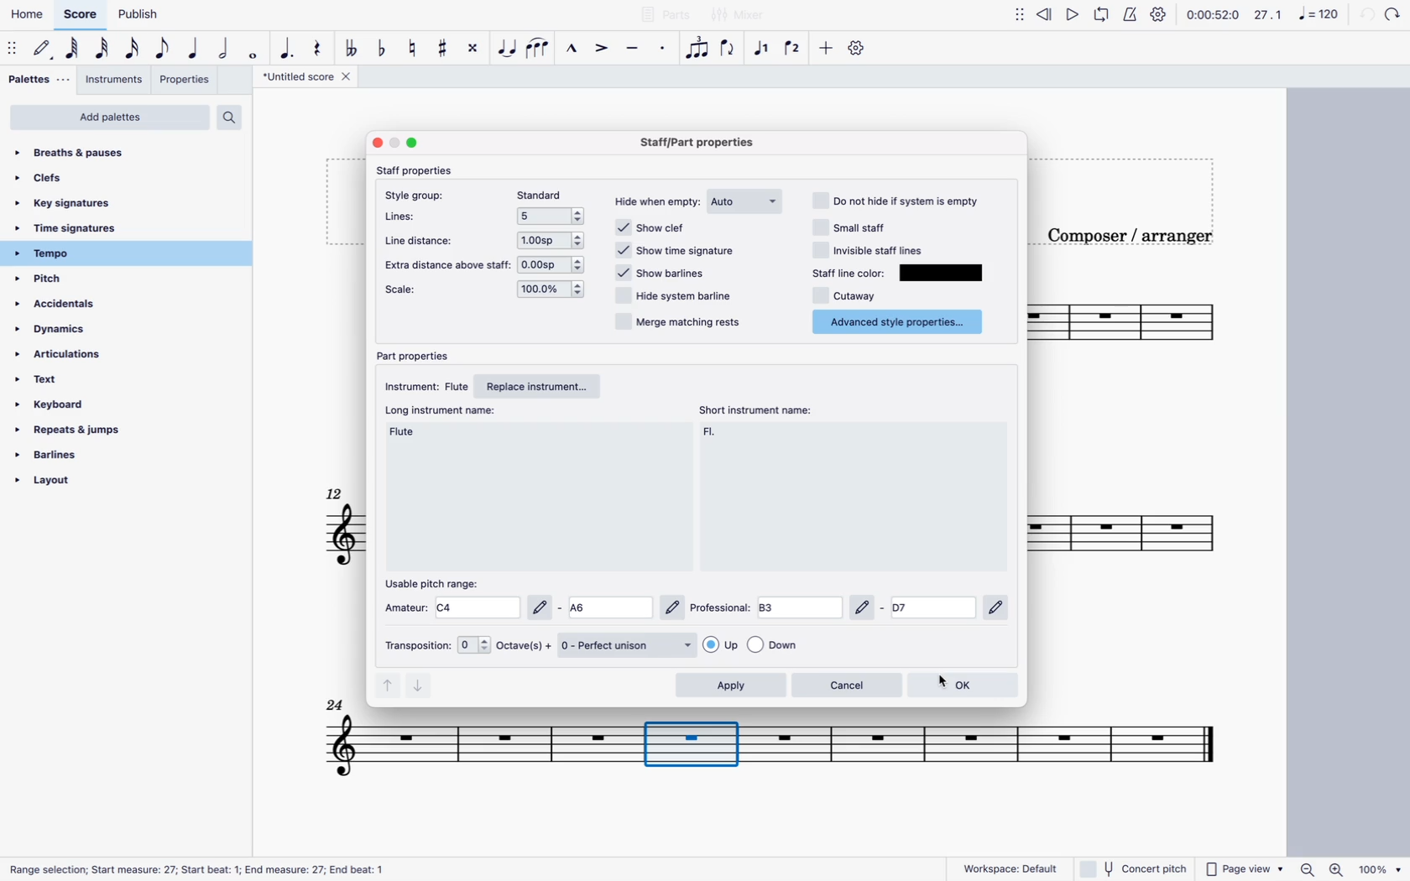 This screenshot has width=1410, height=881. Describe the element at coordinates (111, 118) in the screenshot. I see `add palettes` at that location.